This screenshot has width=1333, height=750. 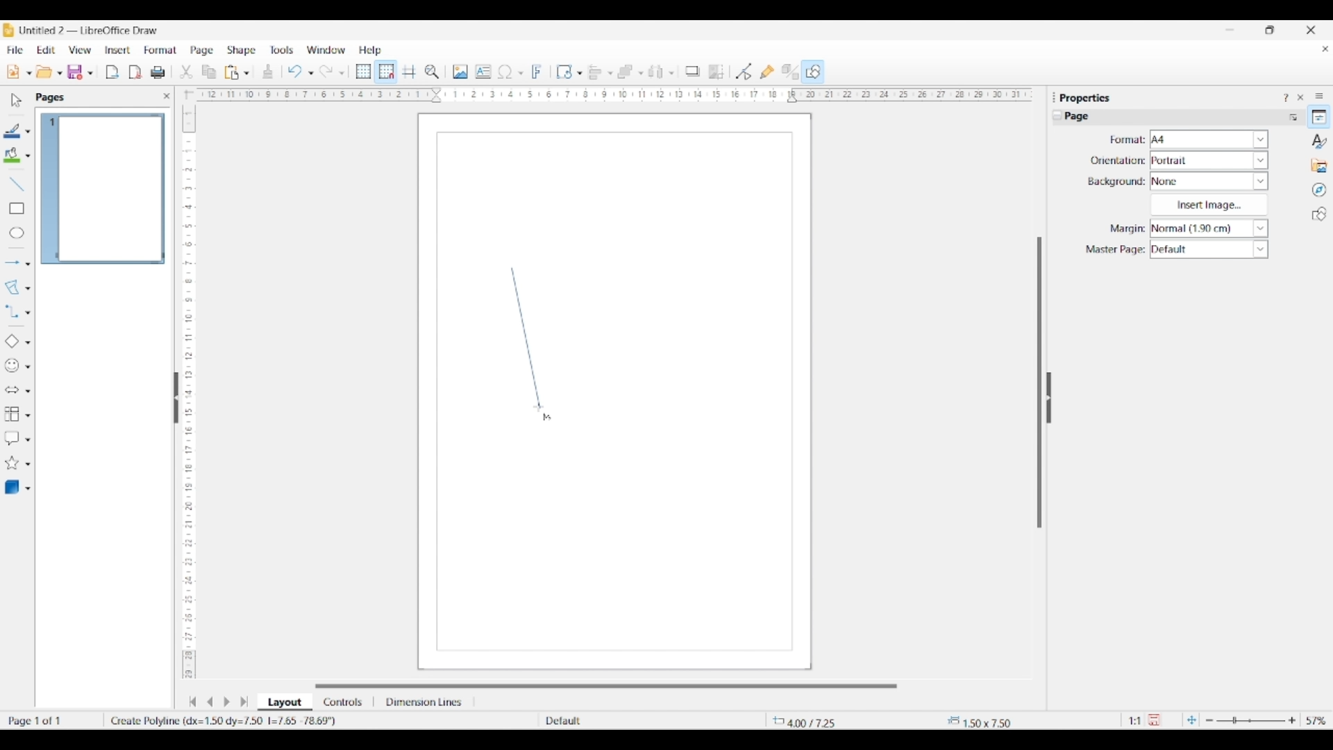 I want to click on Close interface, so click(x=1311, y=30).